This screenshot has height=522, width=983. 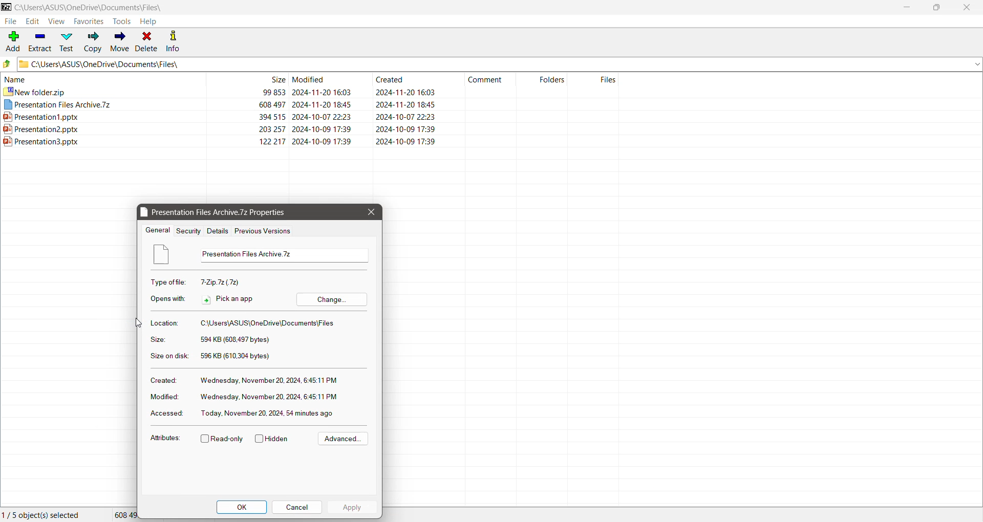 I want to click on Modified, so click(x=164, y=397).